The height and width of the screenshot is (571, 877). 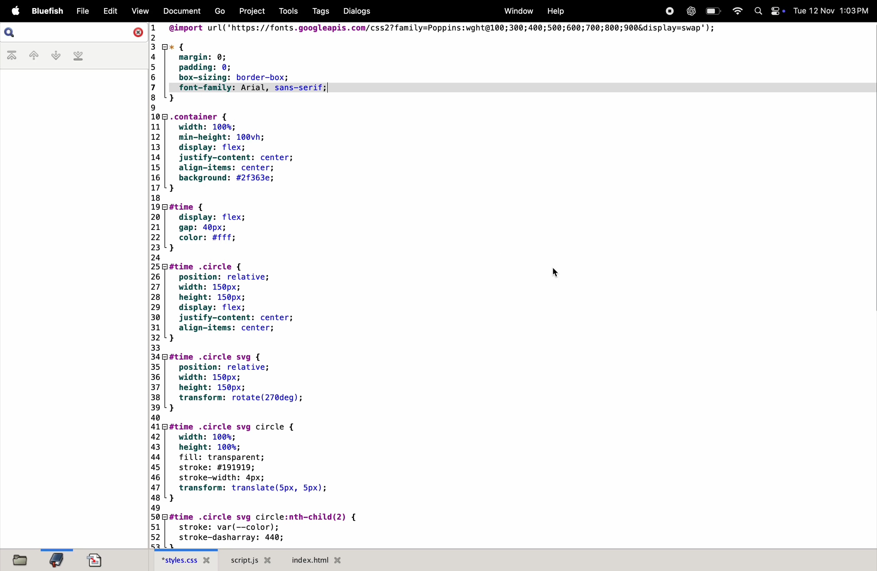 I want to click on file, so click(x=80, y=11).